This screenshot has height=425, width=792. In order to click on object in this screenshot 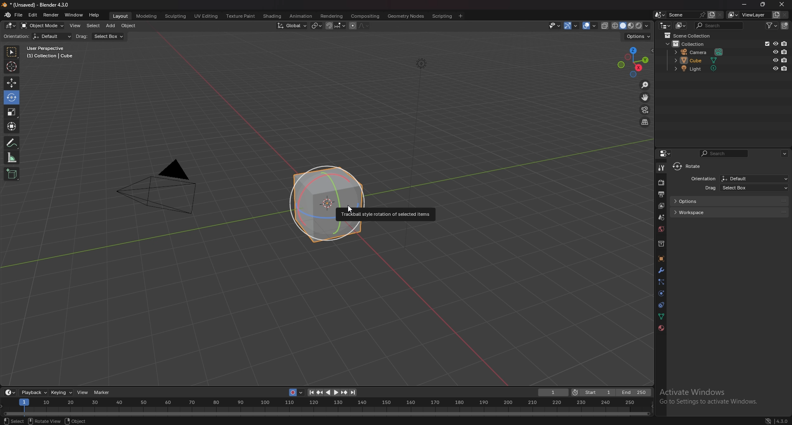, I will do `click(76, 421)`.